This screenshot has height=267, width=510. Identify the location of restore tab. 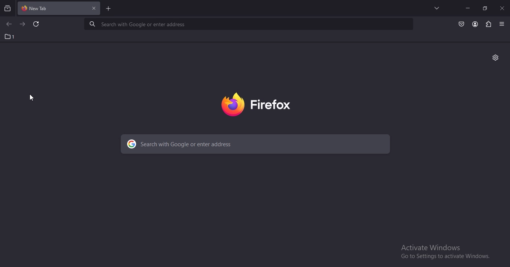
(485, 8).